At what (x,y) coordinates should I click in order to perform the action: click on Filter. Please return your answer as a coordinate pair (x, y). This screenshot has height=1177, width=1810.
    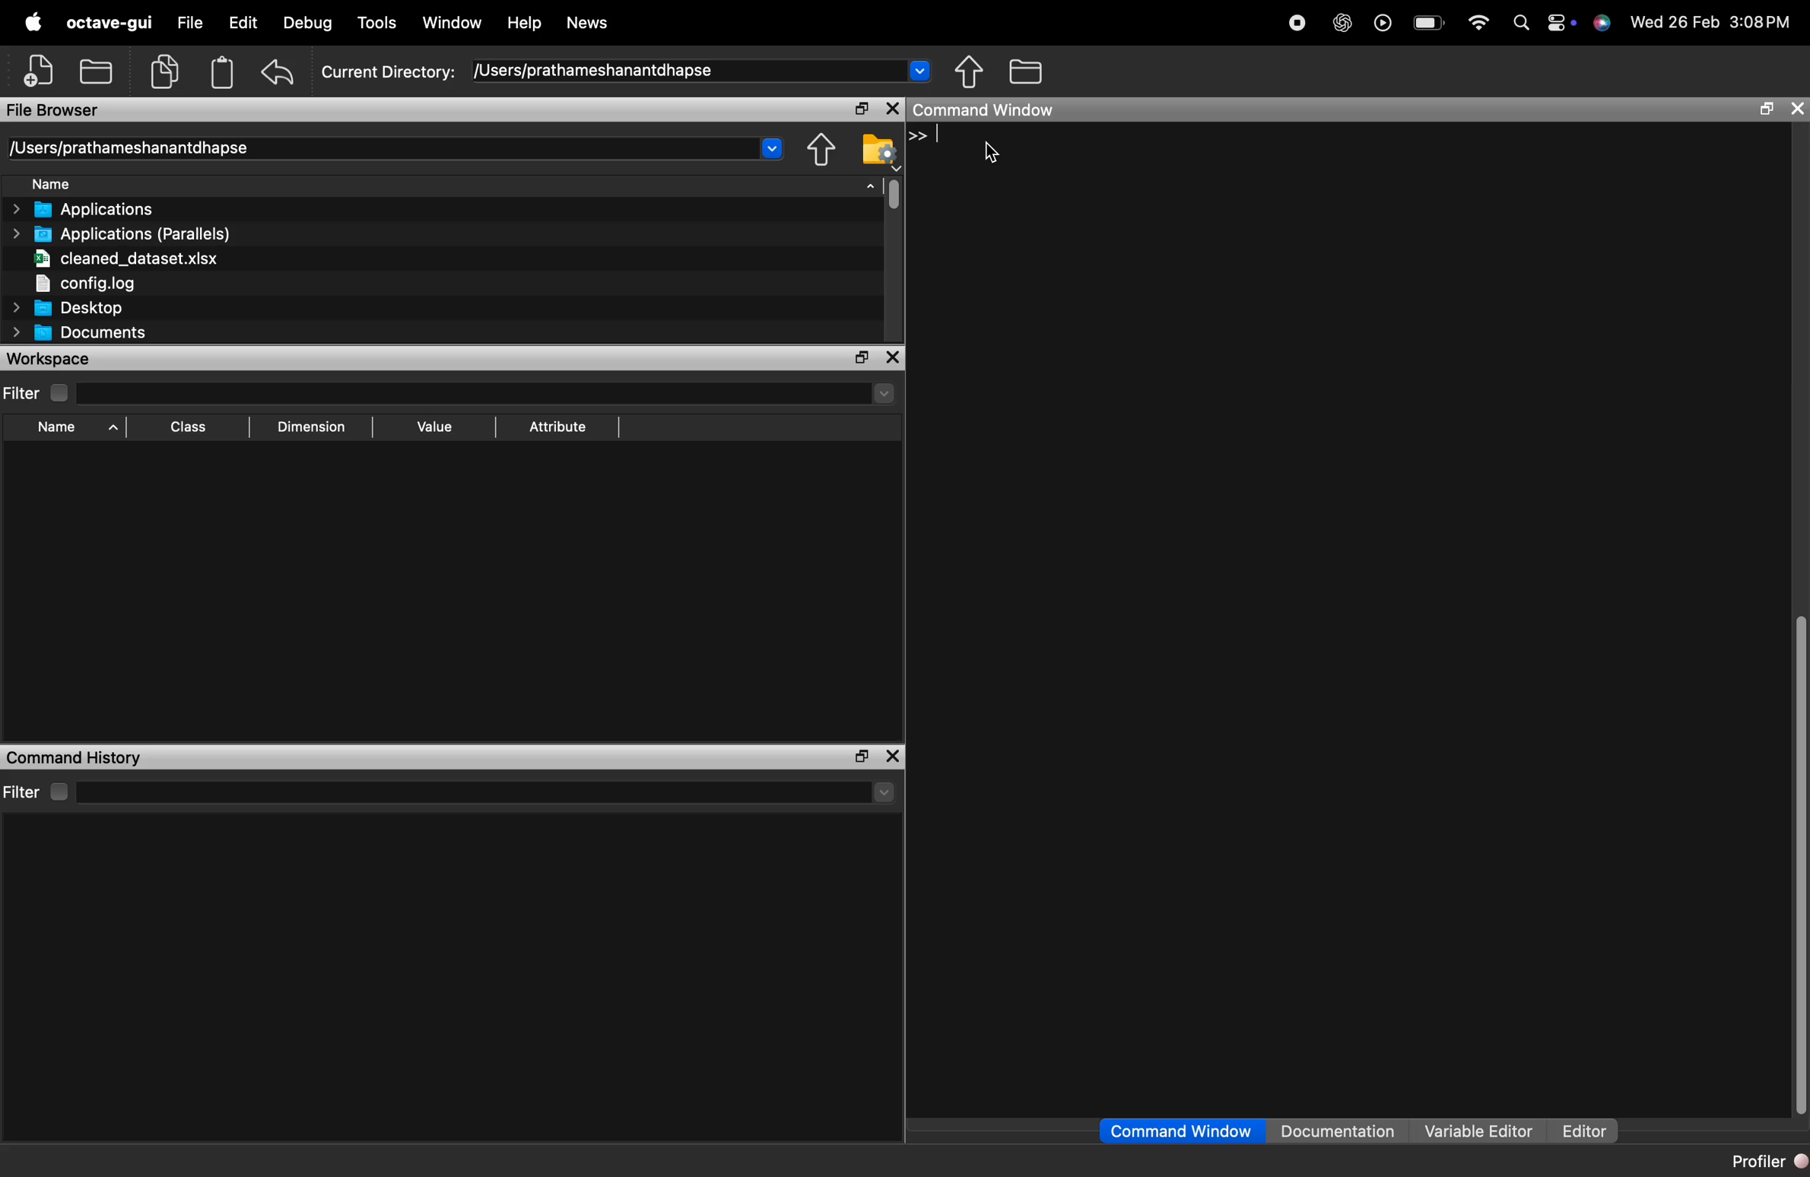
    Looking at the image, I should click on (37, 392).